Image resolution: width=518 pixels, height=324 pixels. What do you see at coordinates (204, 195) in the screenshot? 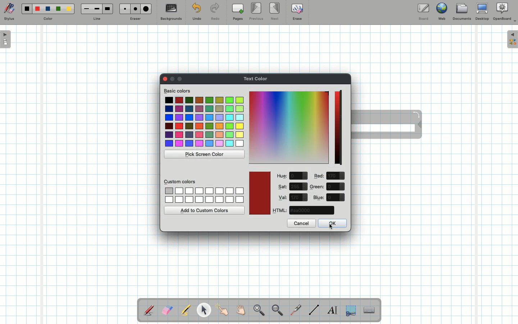
I see `Custom colors` at bounding box center [204, 195].